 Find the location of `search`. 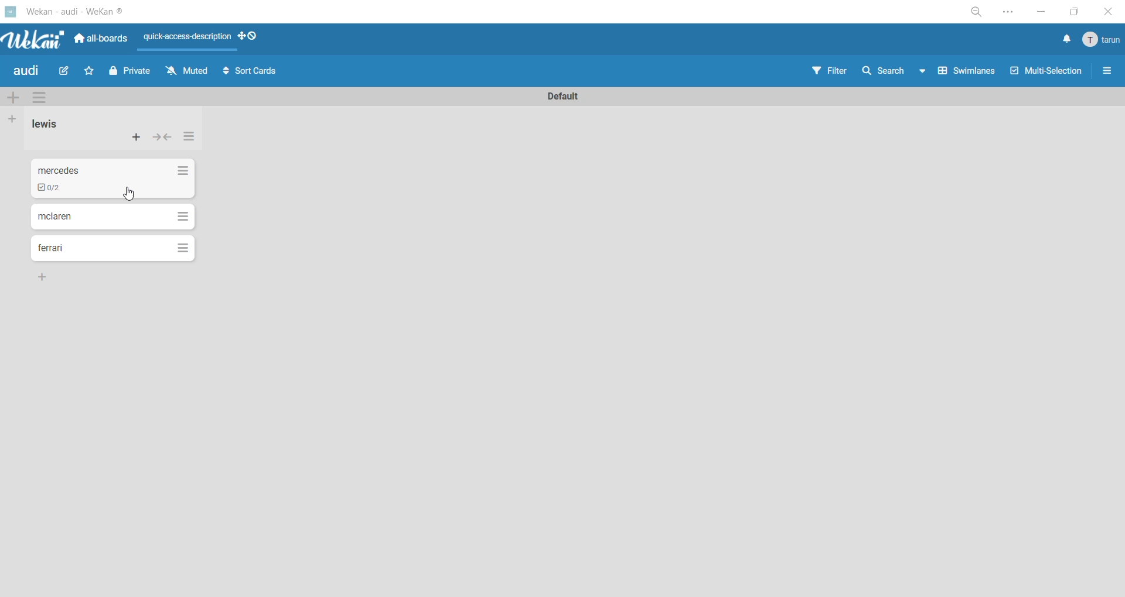

search is located at coordinates (892, 73).